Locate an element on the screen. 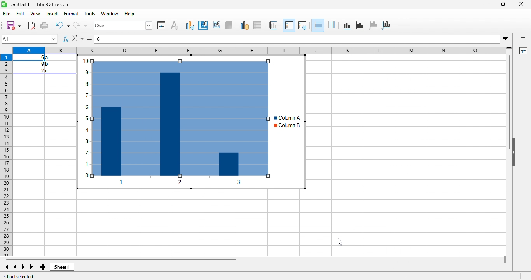 The width and height of the screenshot is (531, 280). chart wall is located at coordinates (216, 26).